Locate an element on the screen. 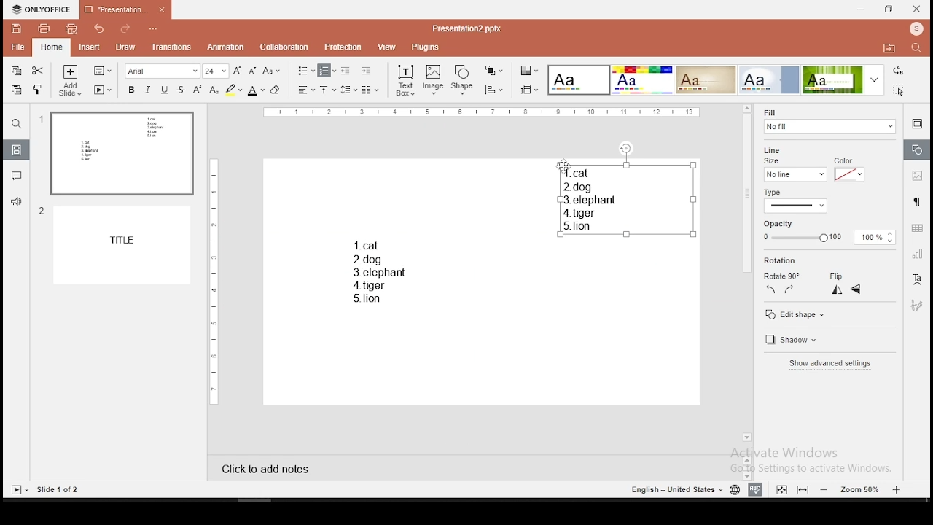  edit shape is located at coordinates (829, 313).